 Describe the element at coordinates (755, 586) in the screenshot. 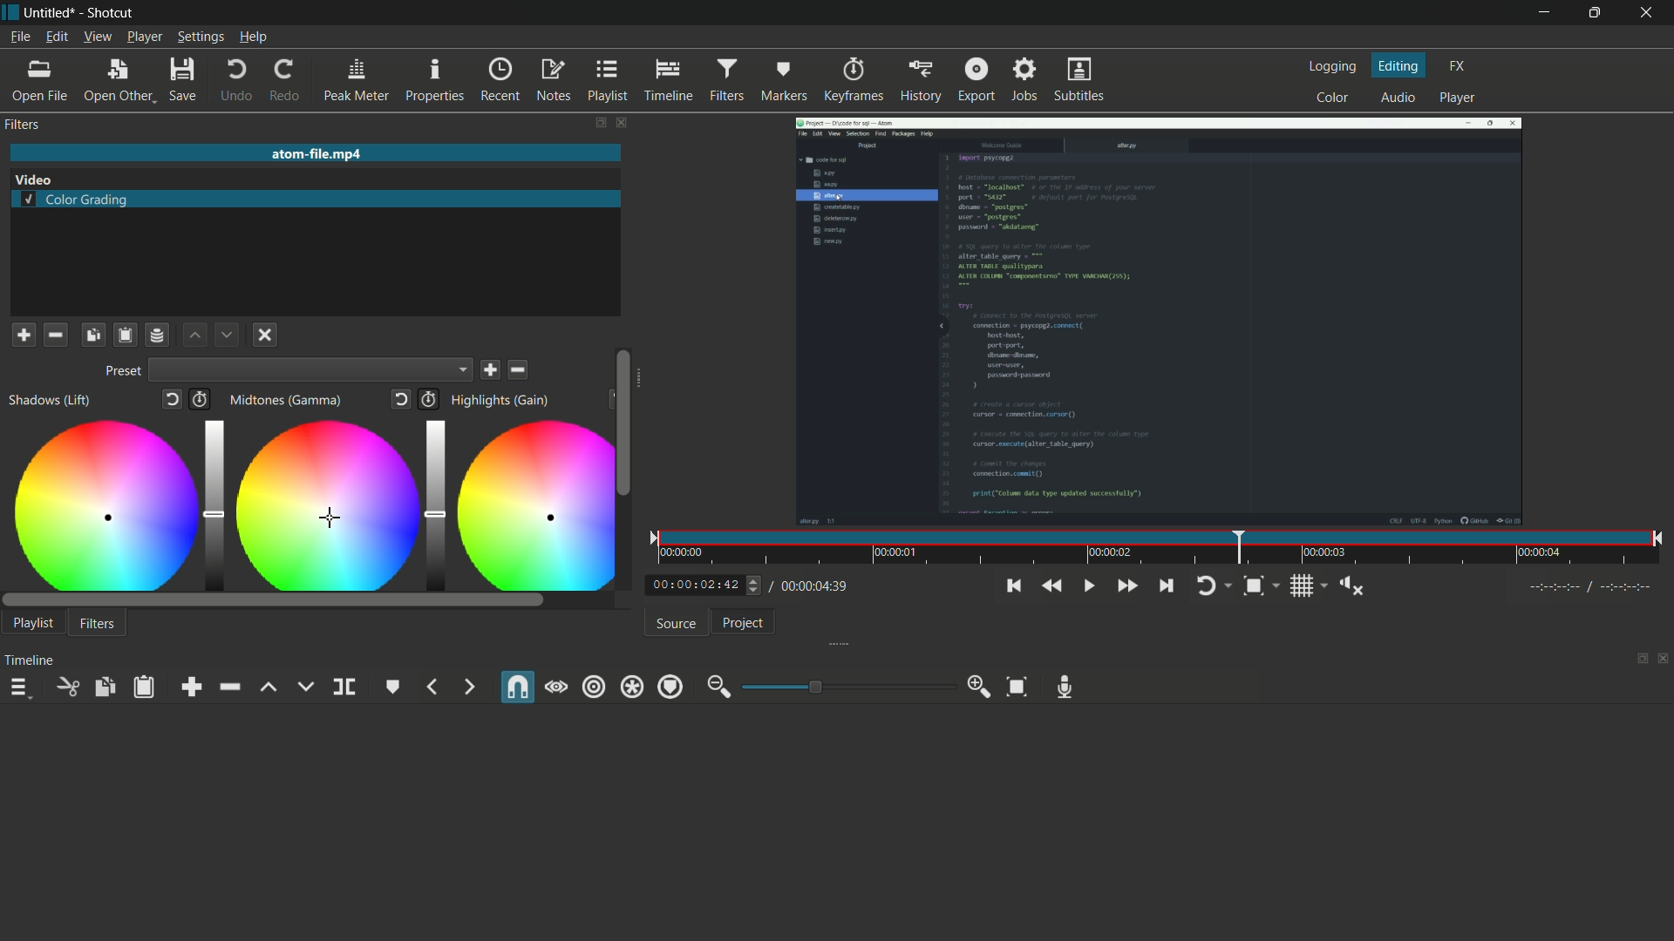

I see `toggle buttons` at that location.